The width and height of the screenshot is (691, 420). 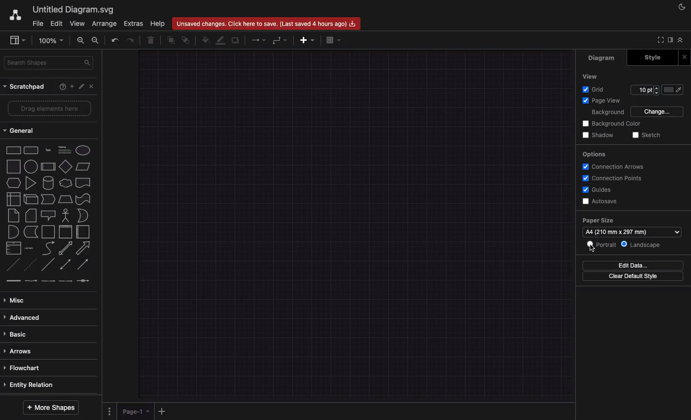 What do you see at coordinates (17, 40) in the screenshot?
I see `Sidebar` at bounding box center [17, 40].